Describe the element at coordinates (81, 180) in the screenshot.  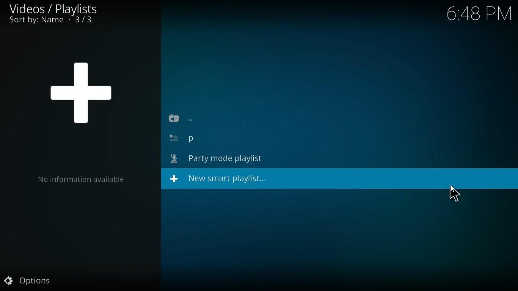
I see `no information available` at that location.